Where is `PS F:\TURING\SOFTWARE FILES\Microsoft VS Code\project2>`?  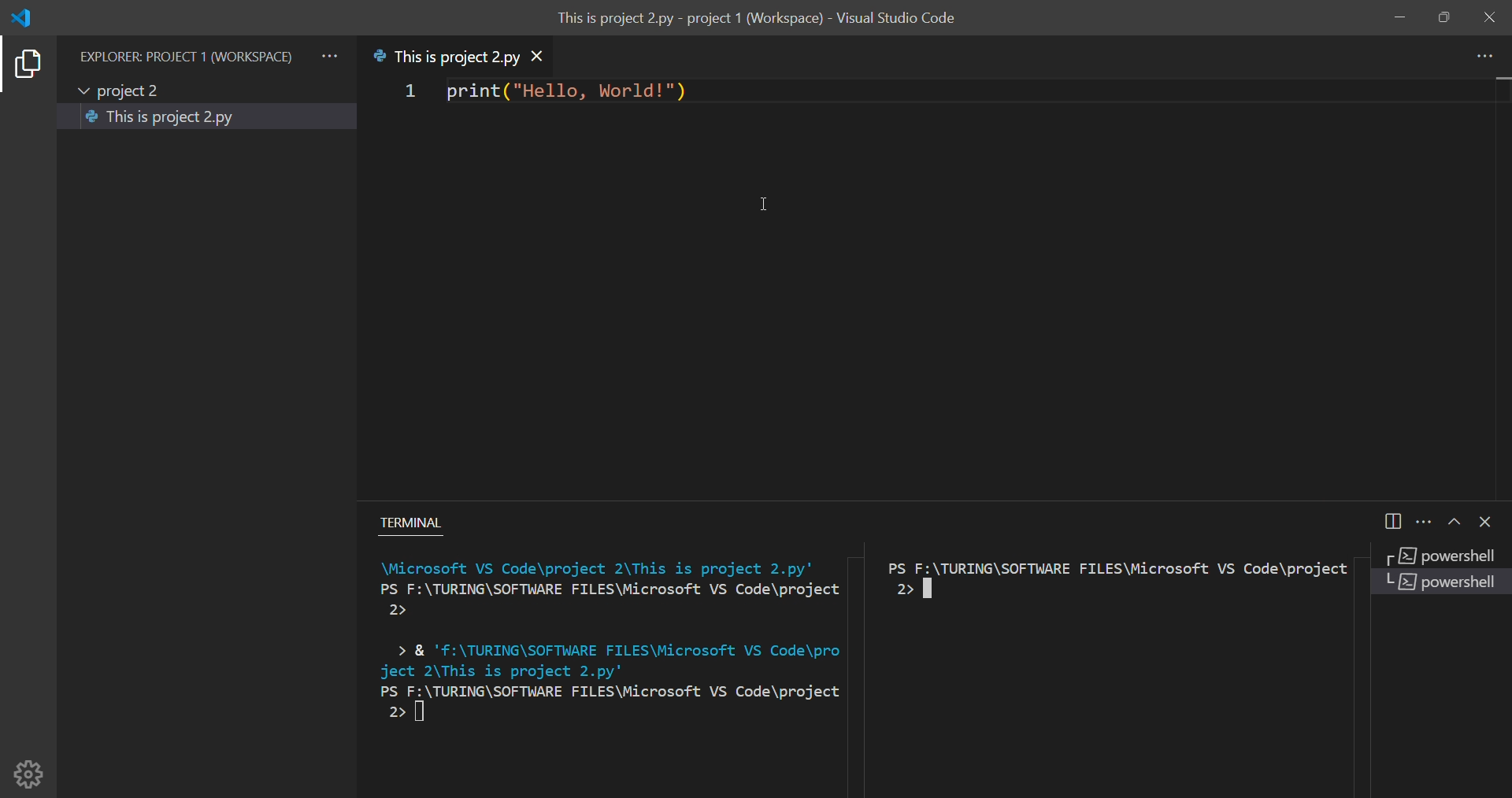
PS F:\TURING\SOFTWARE FILES\Microsoft VS Code\project2> is located at coordinates (1110, 582).